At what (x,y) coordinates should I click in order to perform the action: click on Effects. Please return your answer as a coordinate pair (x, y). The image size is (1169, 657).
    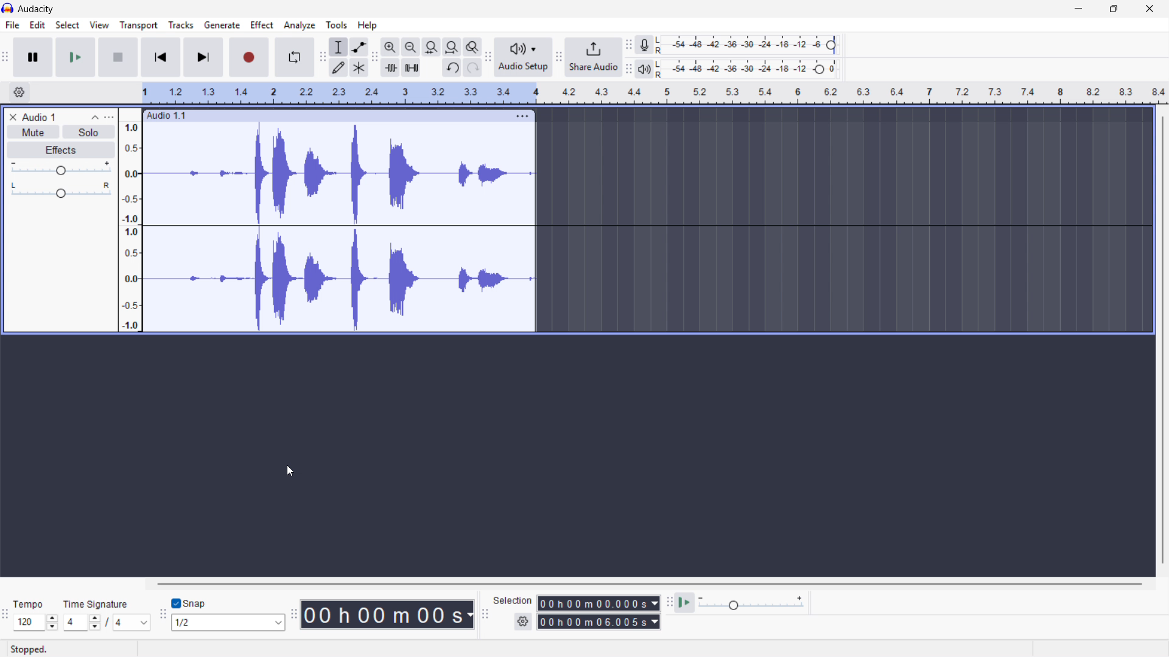
    Looking at the image, I should click on (61, 151).